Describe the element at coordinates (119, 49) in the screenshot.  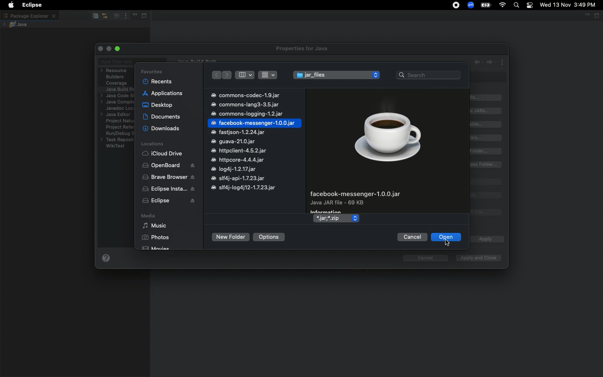
I see `Maximize` at that location.